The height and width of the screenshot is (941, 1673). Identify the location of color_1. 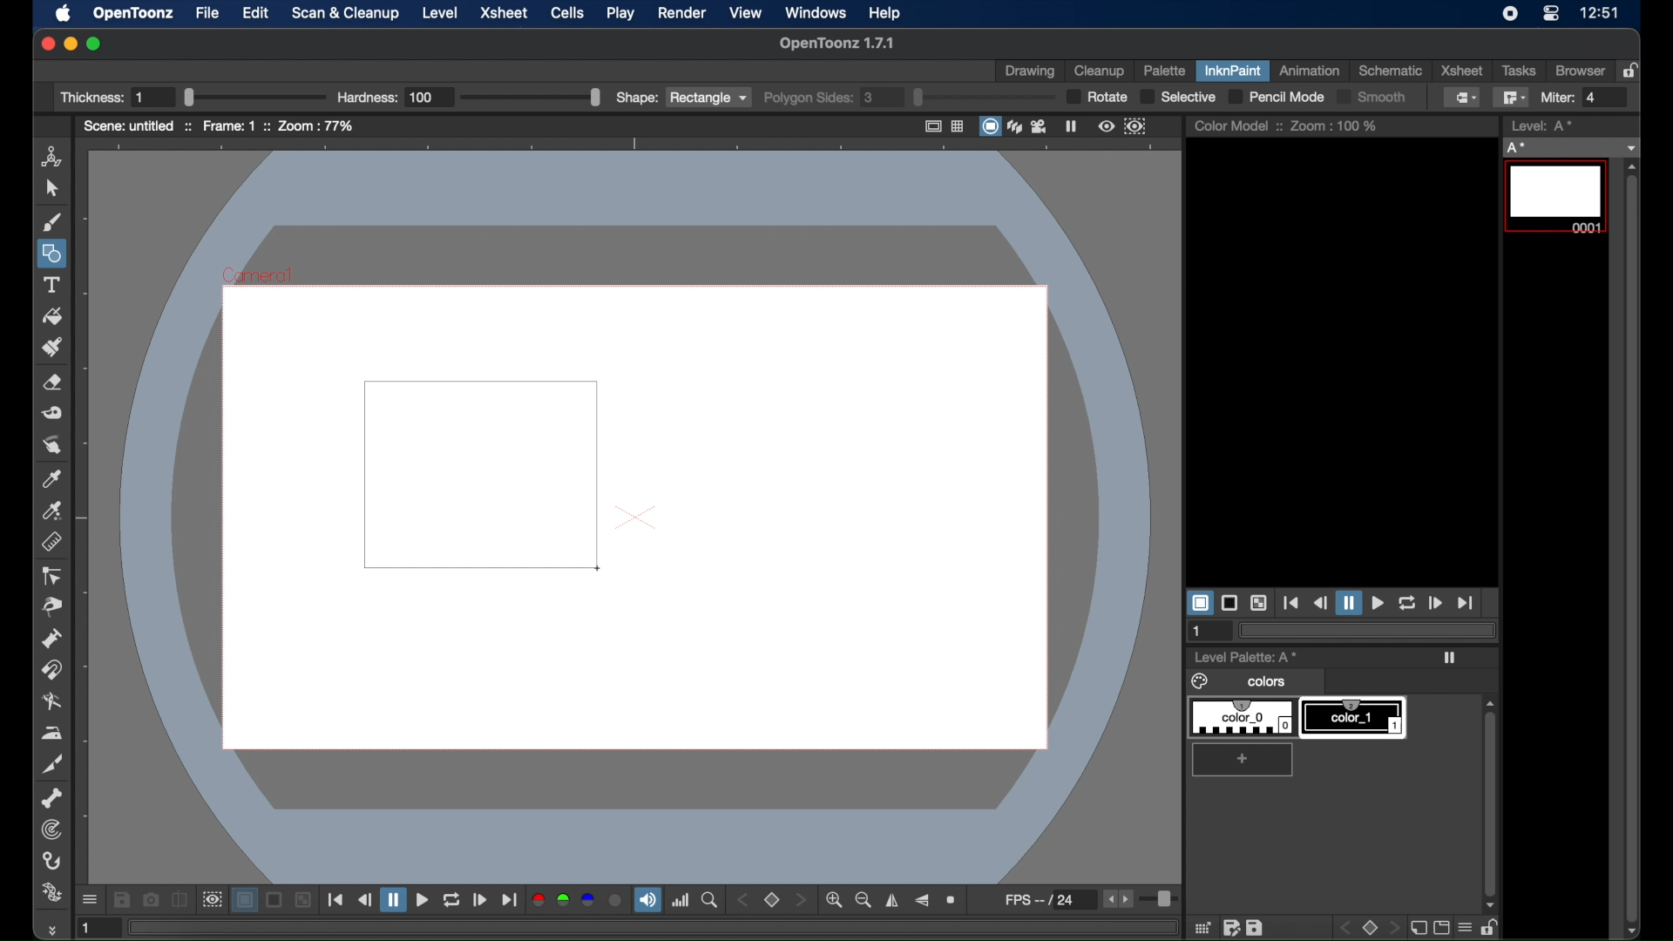
(1355, 718).